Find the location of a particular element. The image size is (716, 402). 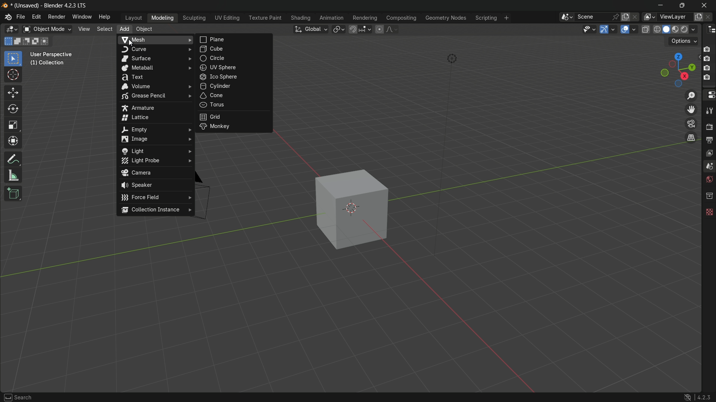

show overlays is located at coordinates (635, 29).